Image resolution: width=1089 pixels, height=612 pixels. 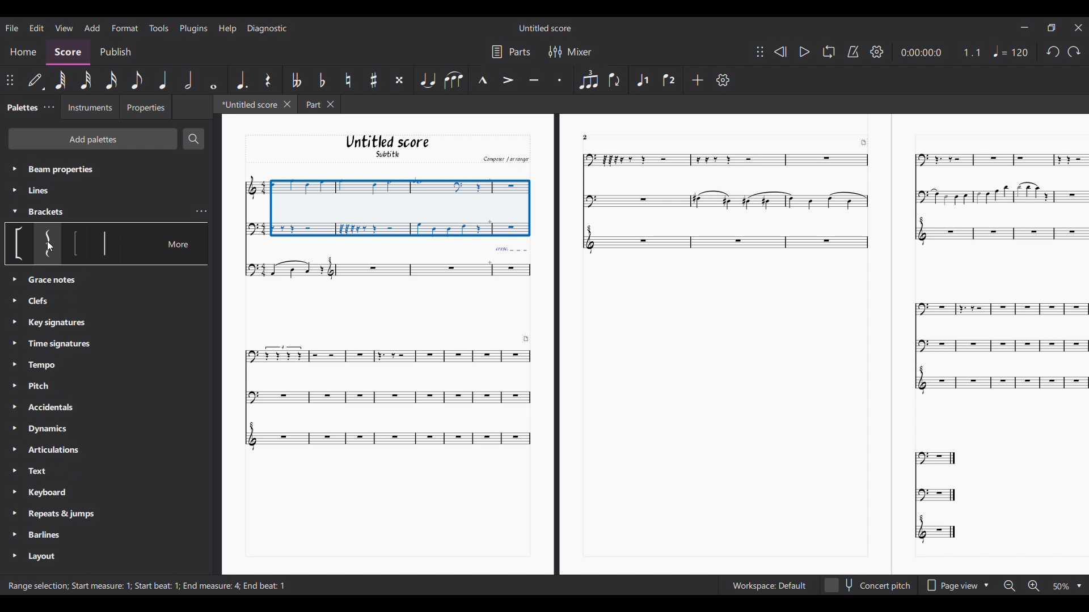 I want to click on Tie, so click(x=427, y=80).